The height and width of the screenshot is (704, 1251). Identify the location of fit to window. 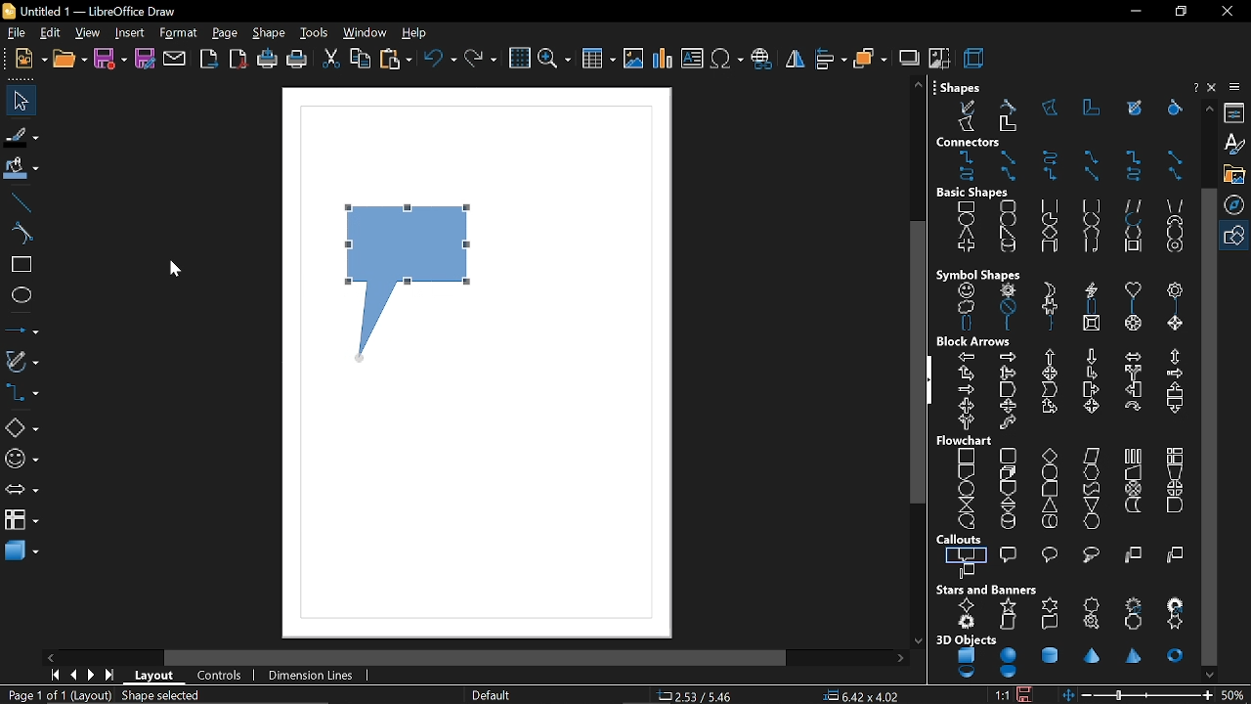
(1070, 695).